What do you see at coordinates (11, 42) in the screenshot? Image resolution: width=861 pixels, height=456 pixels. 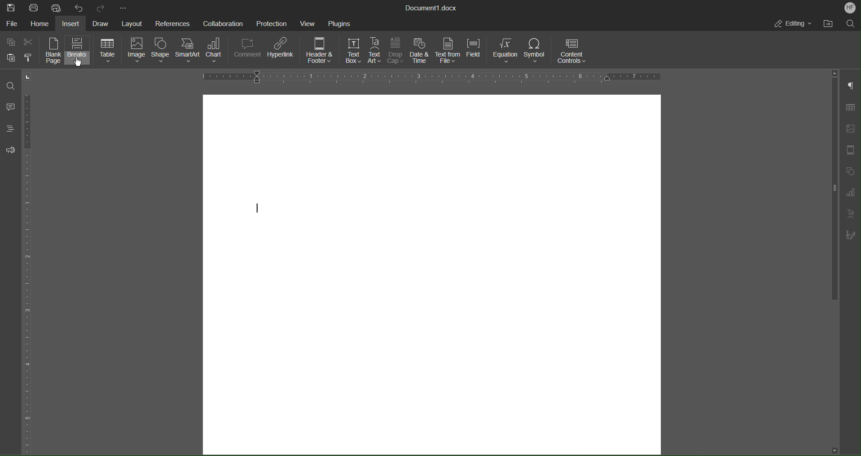 I see `Copy` at bounding box center [11, 42].